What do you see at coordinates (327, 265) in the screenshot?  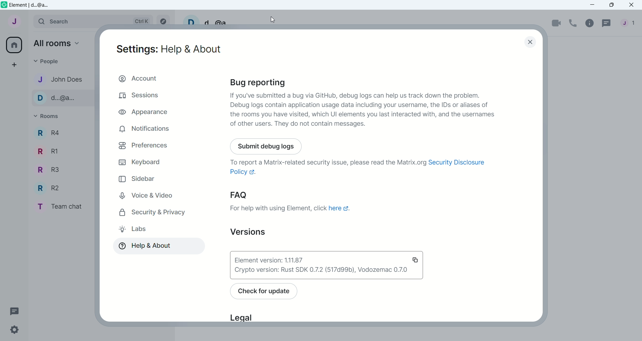 I see `Element version: 1.11.87    cryptoversion: rust SDK 0.72 (517d99b), vodozemac . 0.70` at bounding box center [327, 265].